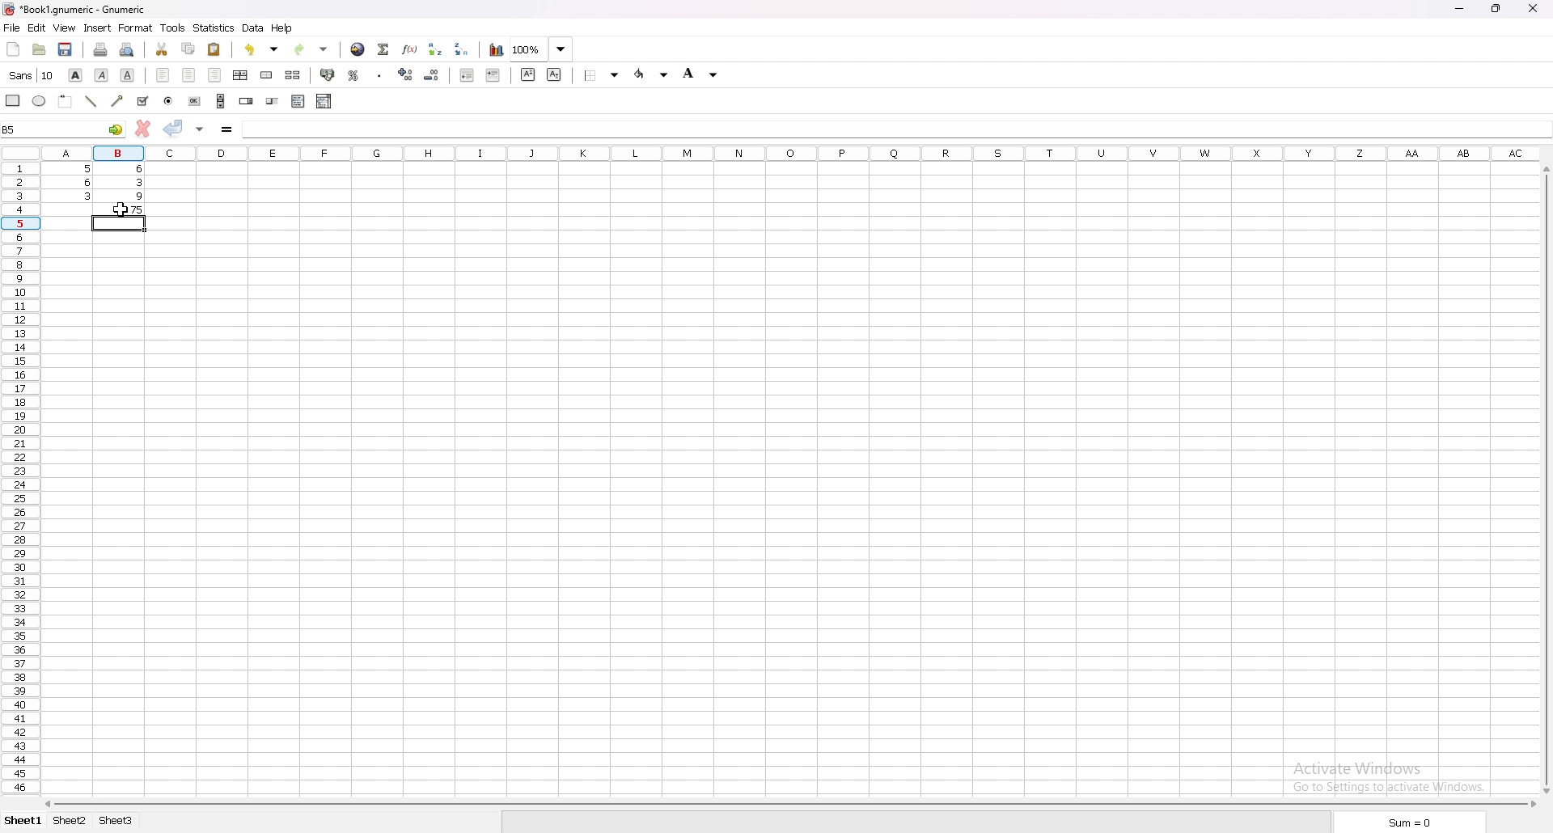 Image resolution: width=1553 pixels, height=833 pixels. I want to click on rectangle, so click(12, 100).